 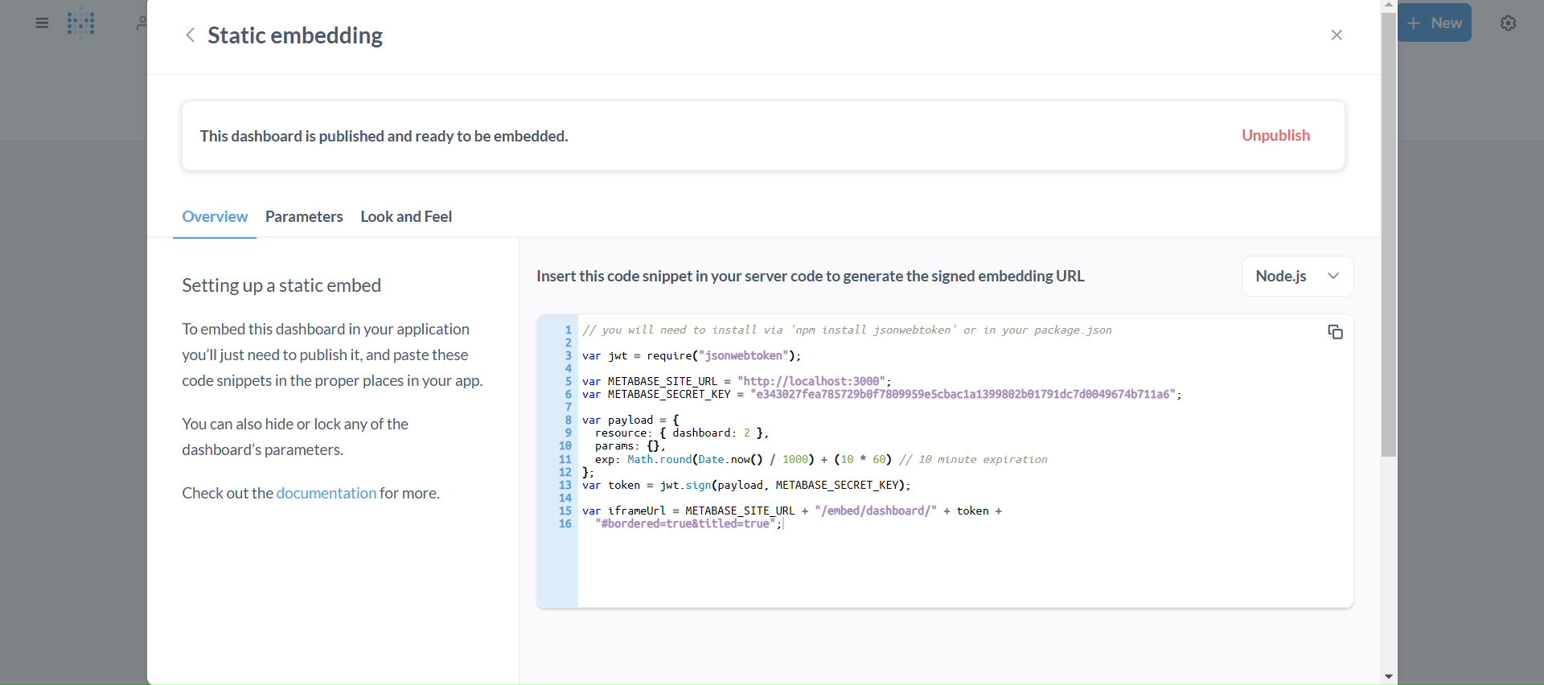 I want to click on Insert this code snippet in your server code to generate the signed embedding URL, so click(x=823, y=280).